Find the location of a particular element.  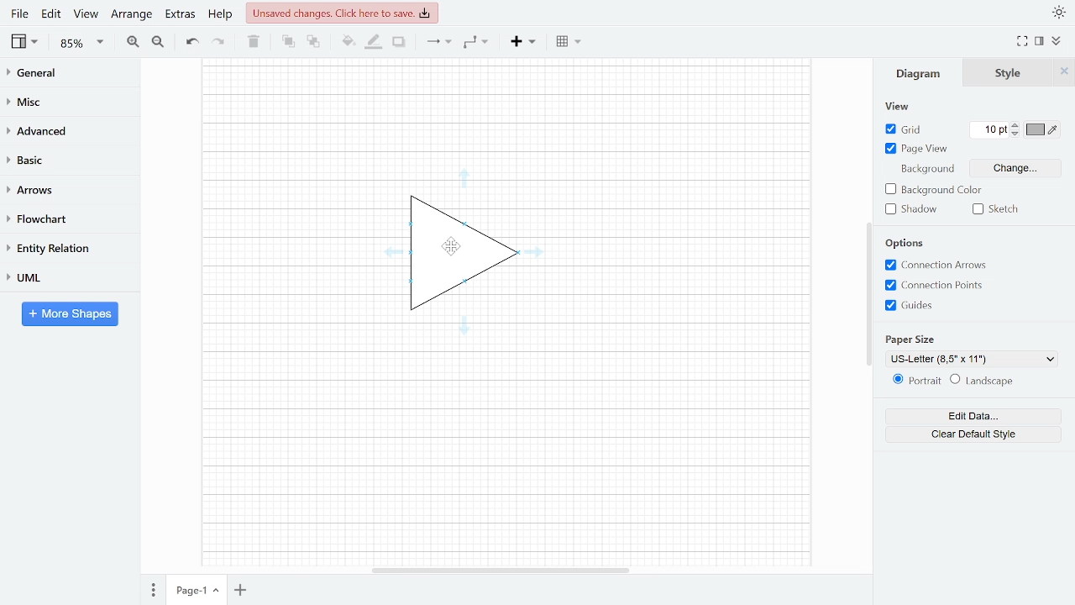

workspace is located at coordinates (505, 450).